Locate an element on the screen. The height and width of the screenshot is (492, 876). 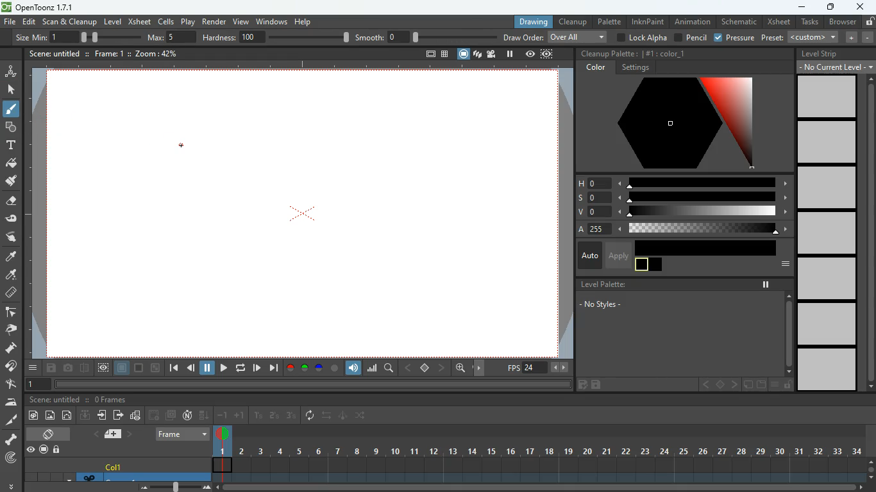
windows is located at coordinates (271, 20).